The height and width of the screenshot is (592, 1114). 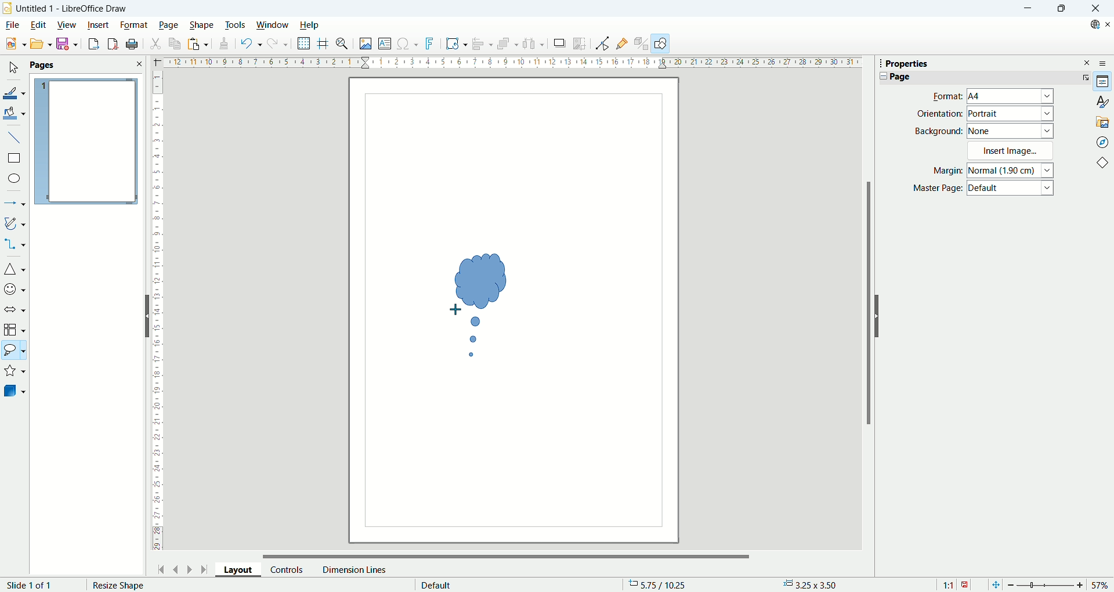 I want to click on basic shapes, so click(x=1105, y=164).